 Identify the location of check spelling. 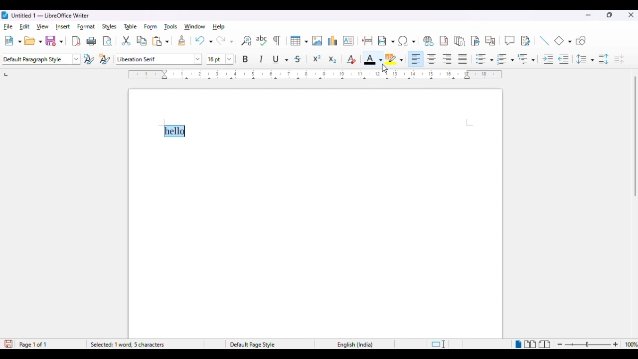
(262, 40).